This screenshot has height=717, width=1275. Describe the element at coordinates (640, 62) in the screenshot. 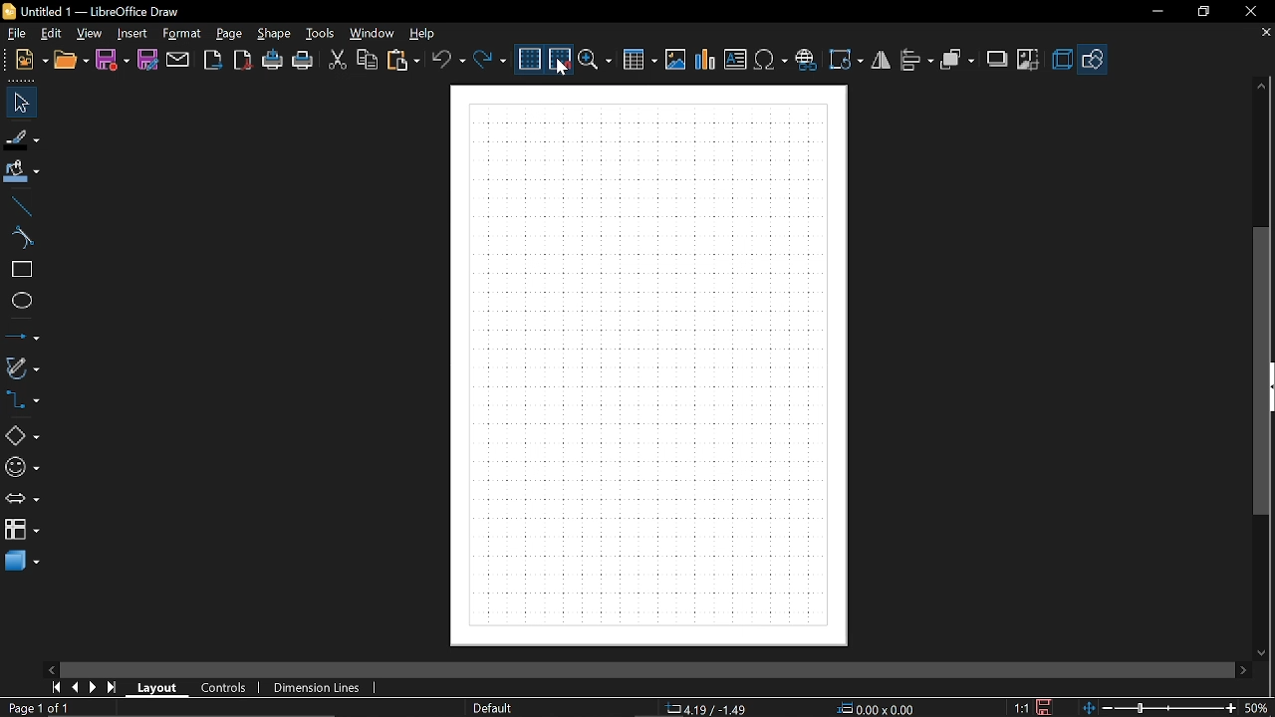

I see `table` at that location.